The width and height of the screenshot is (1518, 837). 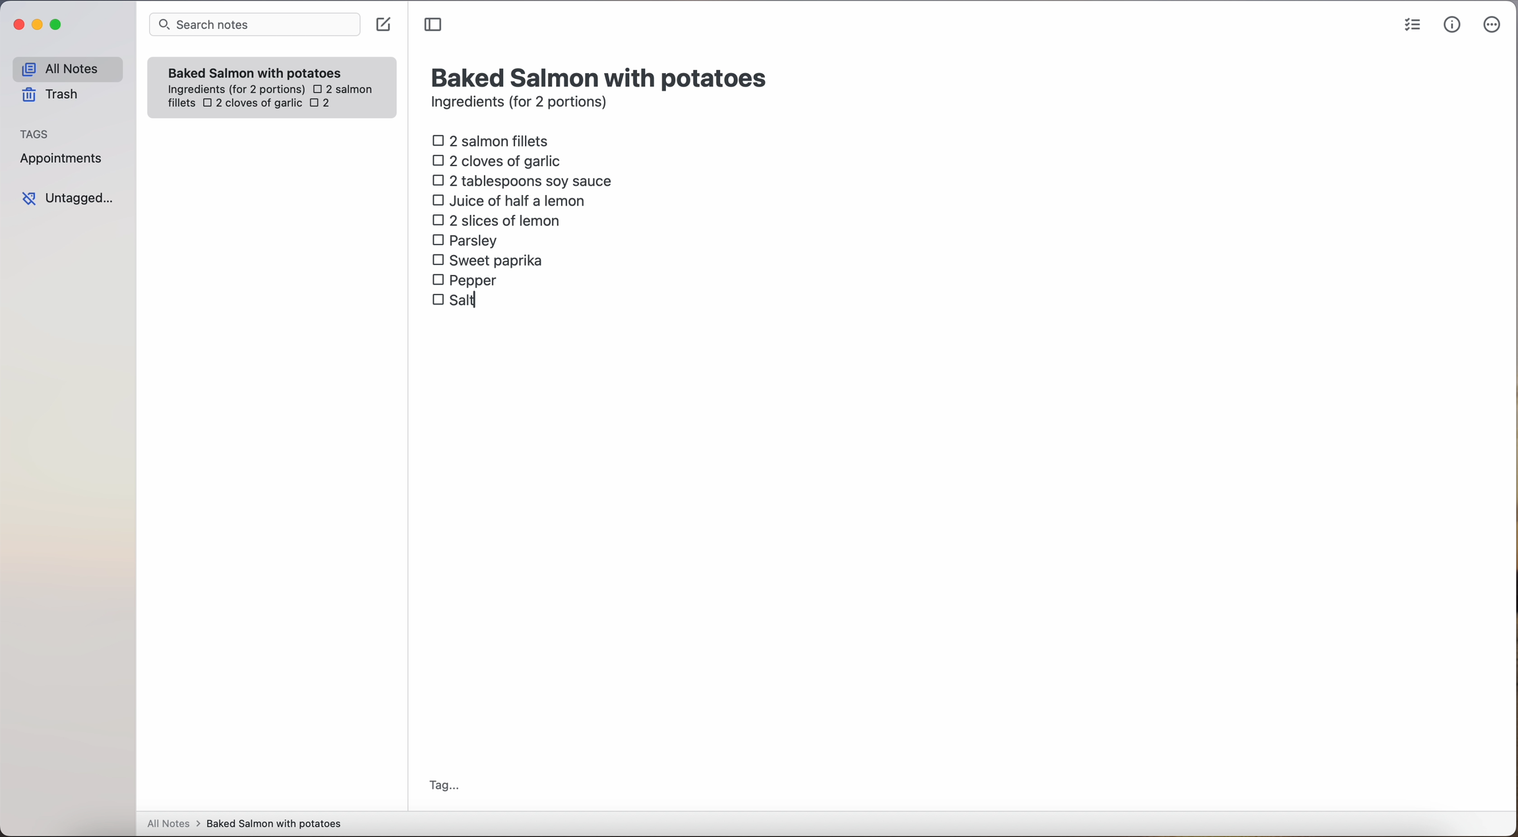 What do you see at coordinates (1494, 25) in the screenshot?
I see `more options` at bounding box center [1494, 25].